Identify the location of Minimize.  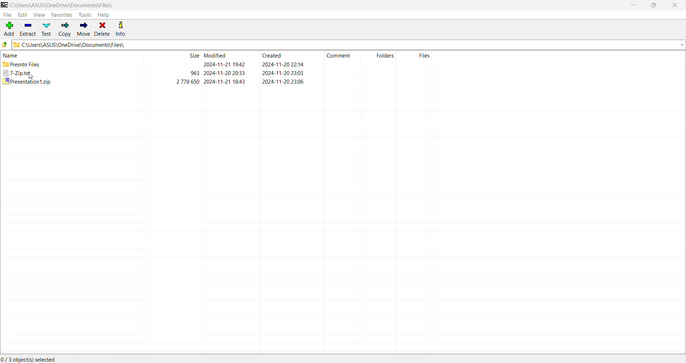
(633, 5).